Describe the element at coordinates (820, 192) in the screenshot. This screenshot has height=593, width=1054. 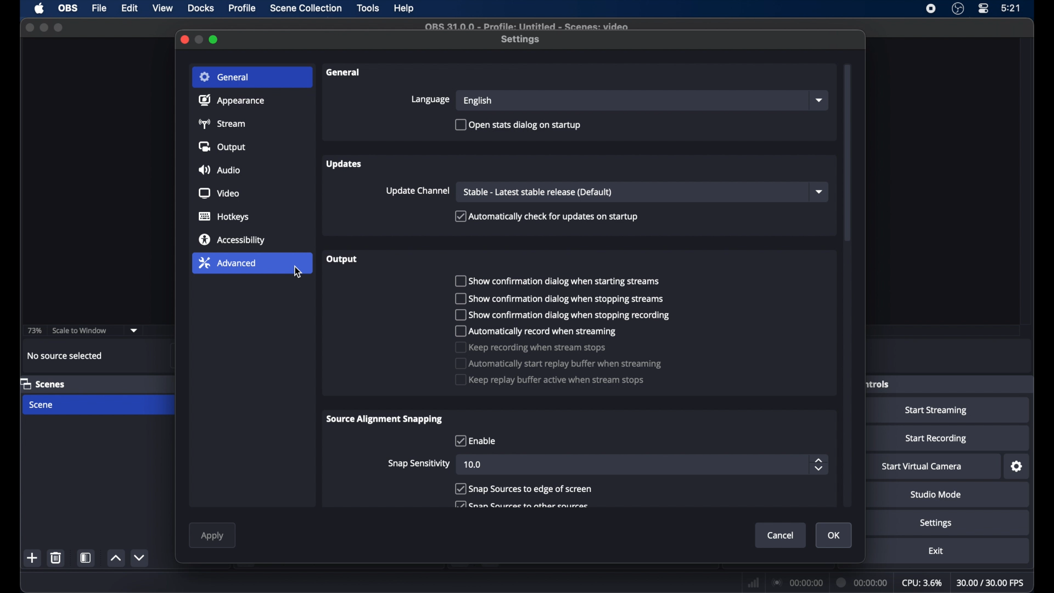
I see `dropdown` at that location.